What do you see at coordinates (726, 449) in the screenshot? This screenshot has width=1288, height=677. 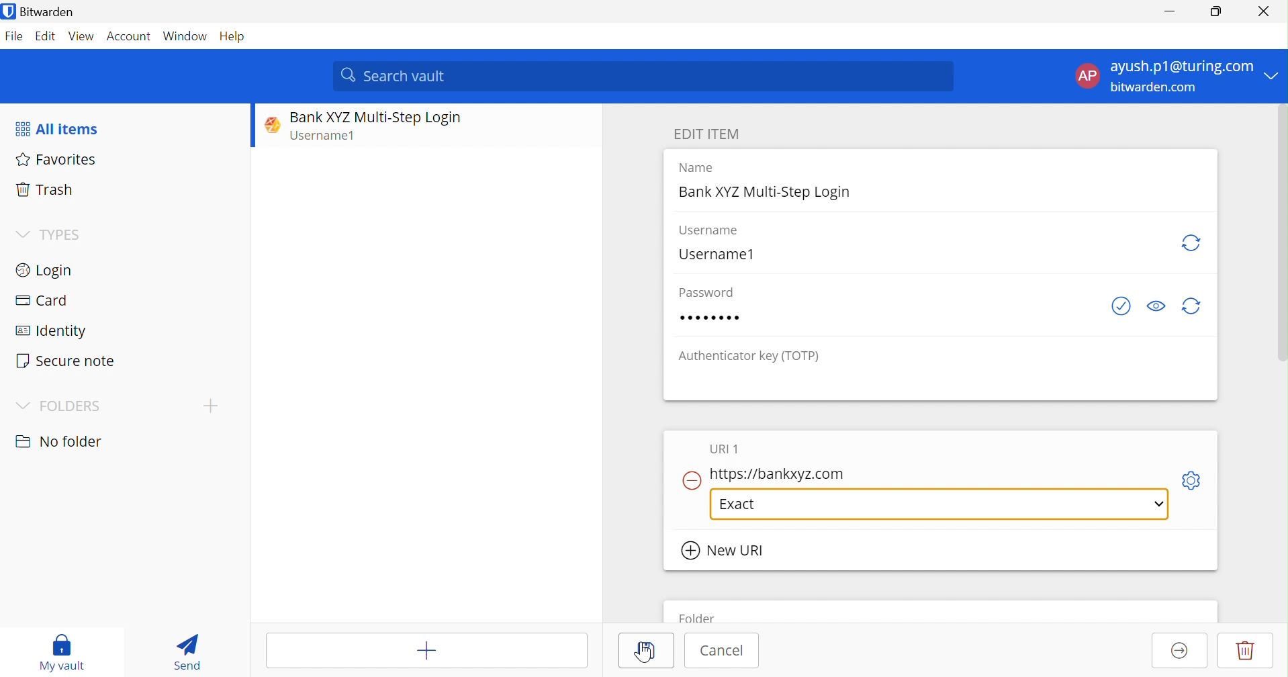 I see `URI 1` at bounding box center [726, 449].